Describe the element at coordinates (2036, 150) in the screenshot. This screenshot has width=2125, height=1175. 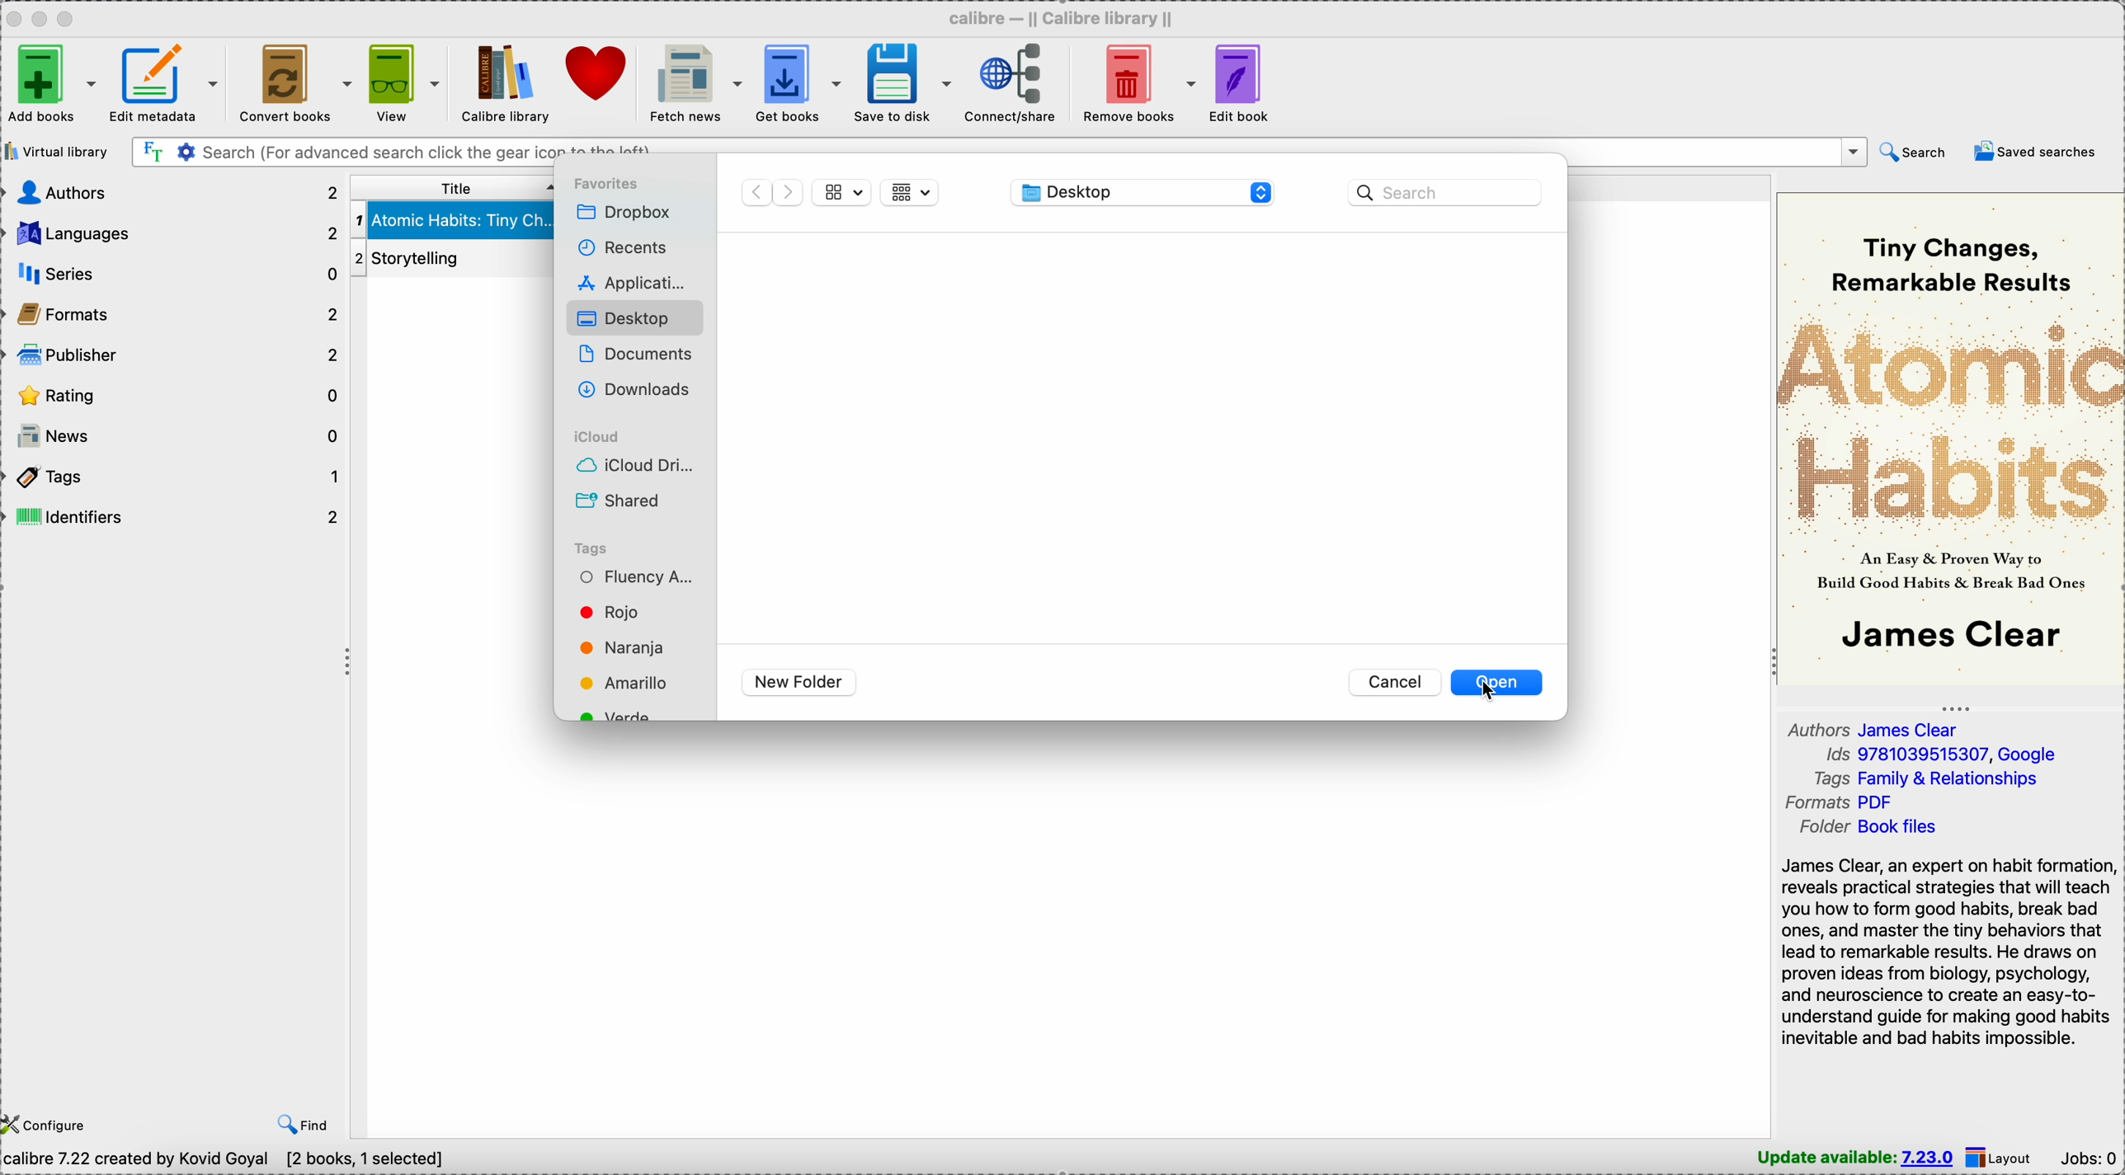
I see `saved searches` at that location.